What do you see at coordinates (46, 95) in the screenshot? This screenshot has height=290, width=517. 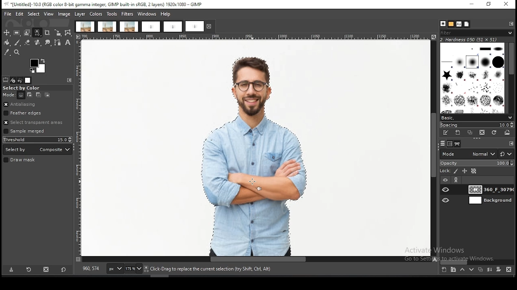 I see `intersect with the current selection` at bounding box center [46, 95].